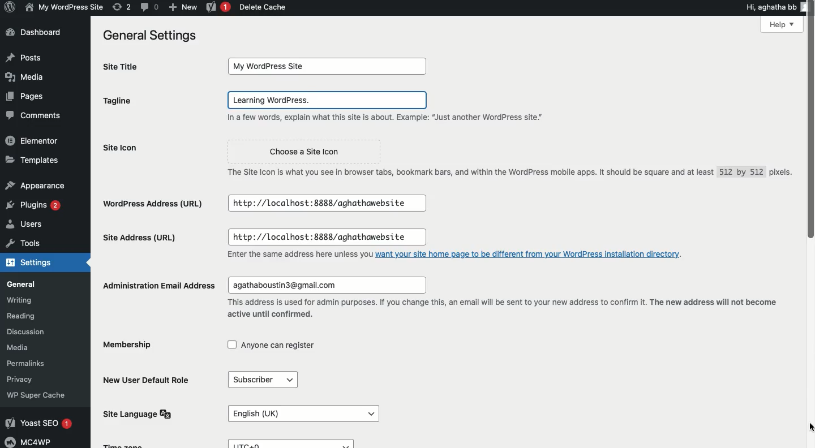 Image resolution: width=815 pixels, height=448 pixels. What do you see at coordinates (329, 283) in the screenshot?
I see `agathaboustin3@gmail.com` at bounding box center [329, 283].